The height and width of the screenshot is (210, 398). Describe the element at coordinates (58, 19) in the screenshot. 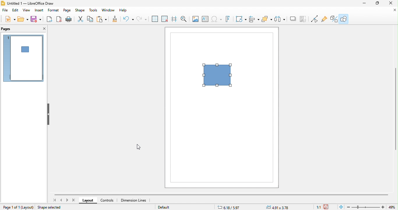

I see `export directly as pdf` at that location.